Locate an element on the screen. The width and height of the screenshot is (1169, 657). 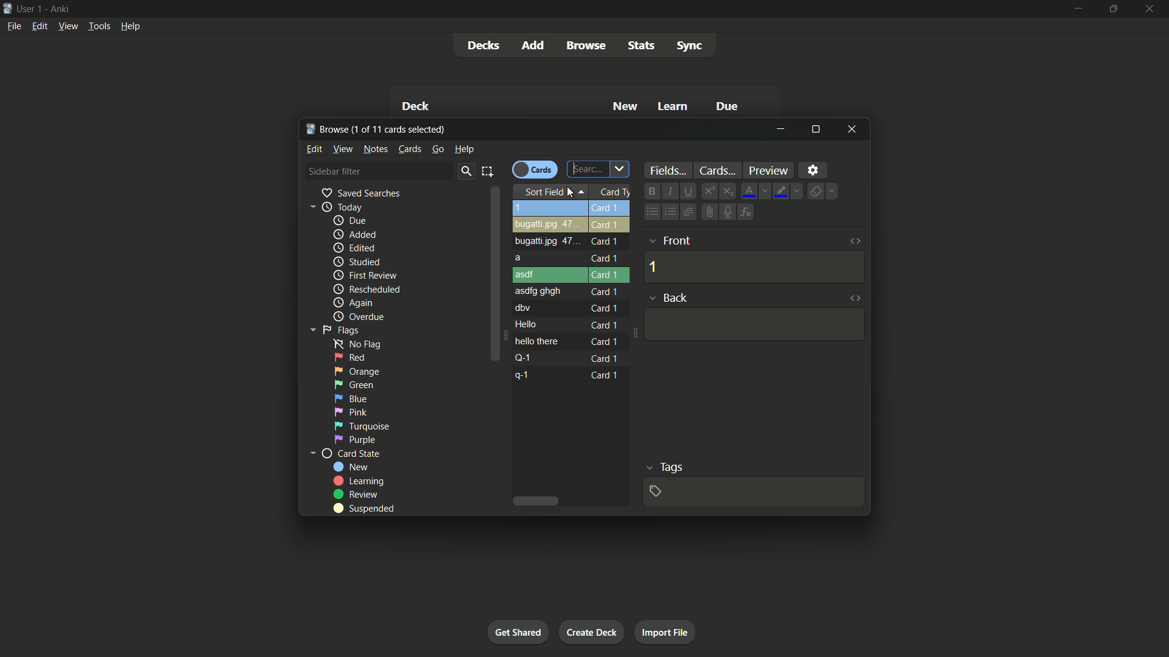
orange is located at coordinates (357, 370).